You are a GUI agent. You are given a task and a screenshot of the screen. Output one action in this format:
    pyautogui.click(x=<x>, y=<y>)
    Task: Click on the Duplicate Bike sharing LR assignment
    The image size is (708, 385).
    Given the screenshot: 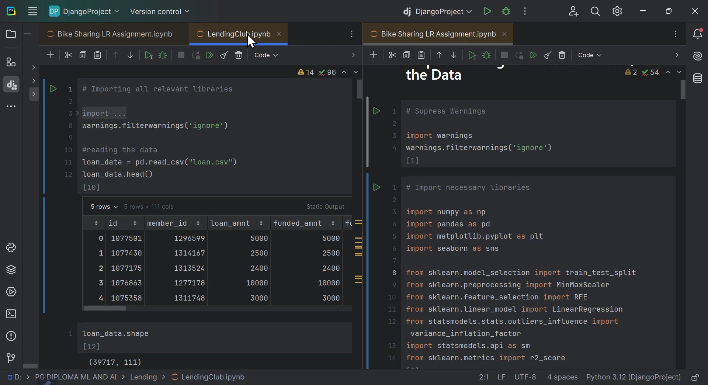 What is the action you would take?
    pyautogui.click(x=519, y=224)
    